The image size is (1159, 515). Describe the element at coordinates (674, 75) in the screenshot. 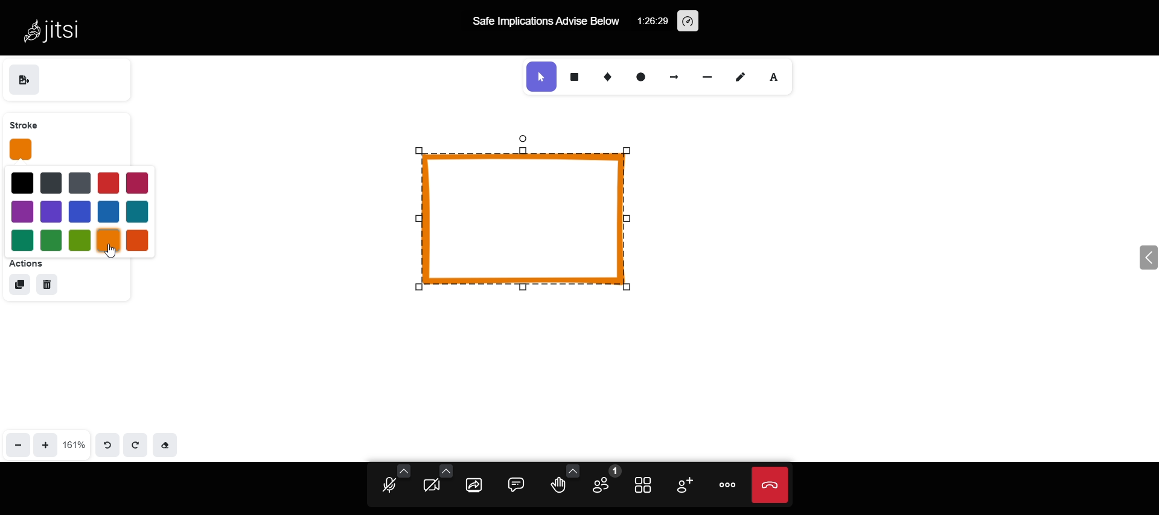

I see `arrow` at that location.